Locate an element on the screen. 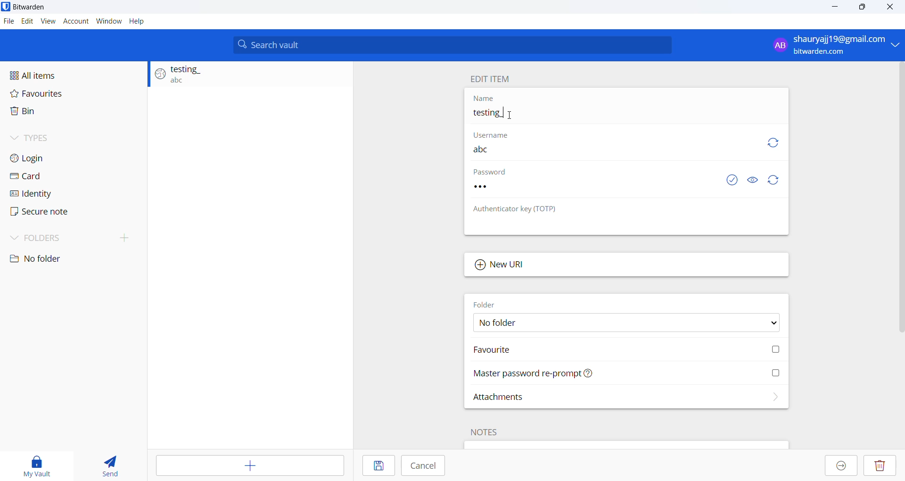 The width and height of the screenshot is (905, 481). Master password reprompt is located at coordinates (625, 373).